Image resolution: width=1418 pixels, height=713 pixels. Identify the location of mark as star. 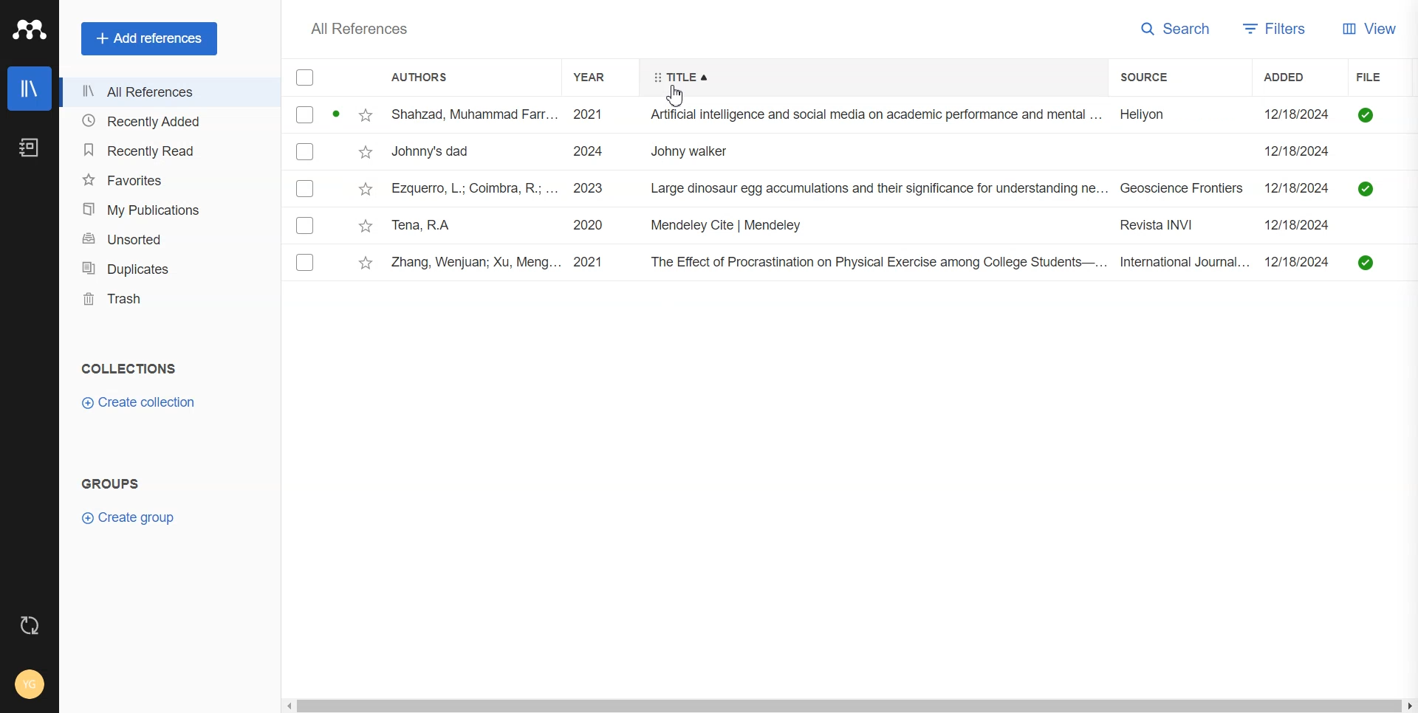
(366, 114).